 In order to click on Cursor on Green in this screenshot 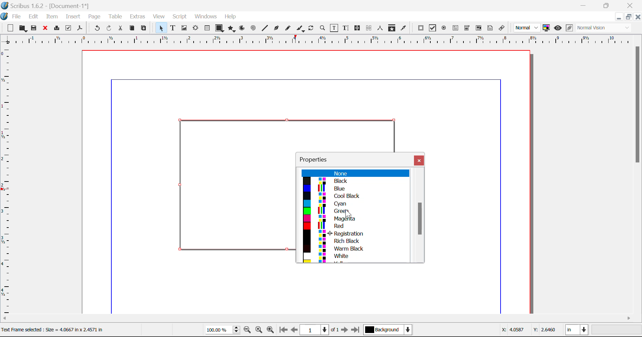, I will do `click(350, 212)`.